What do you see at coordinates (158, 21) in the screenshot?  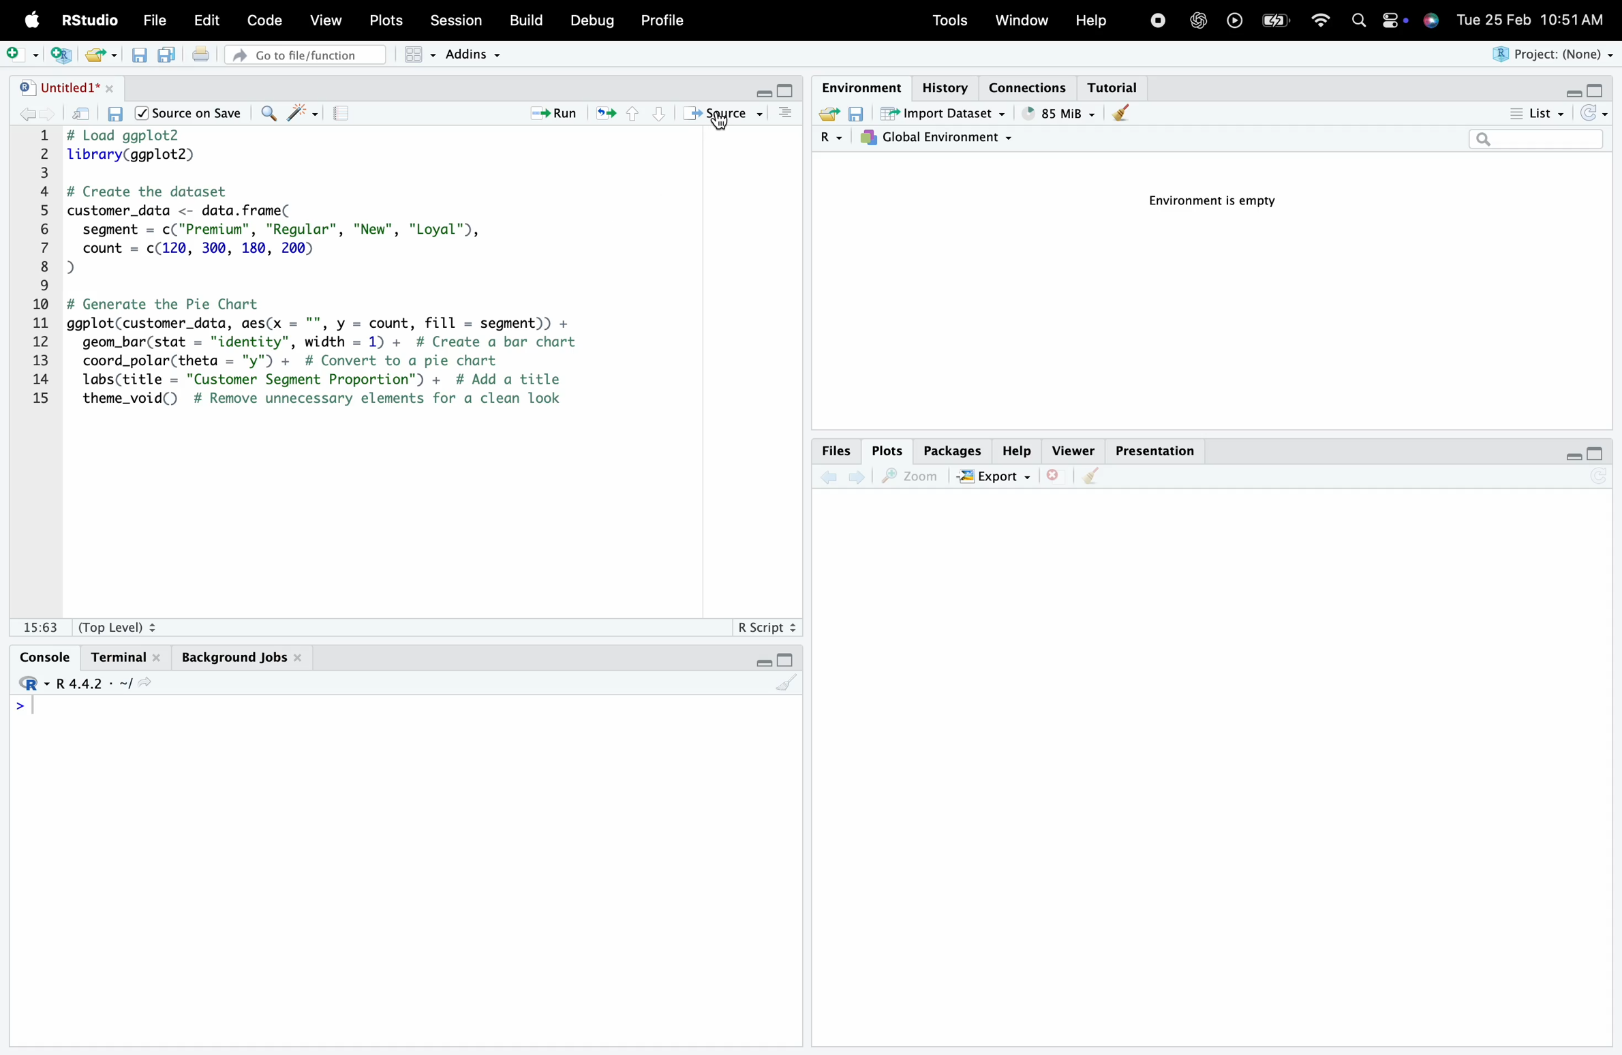 I see `File` at bounding box center [158, 21].